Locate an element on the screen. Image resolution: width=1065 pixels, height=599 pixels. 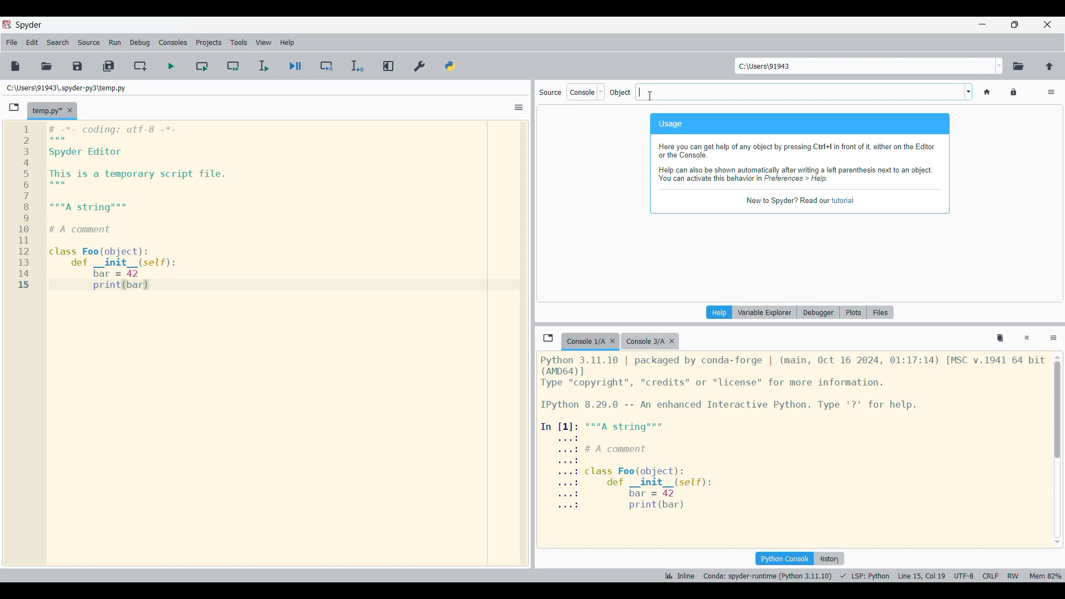
Debug menu is located at coordinates (140, 43).